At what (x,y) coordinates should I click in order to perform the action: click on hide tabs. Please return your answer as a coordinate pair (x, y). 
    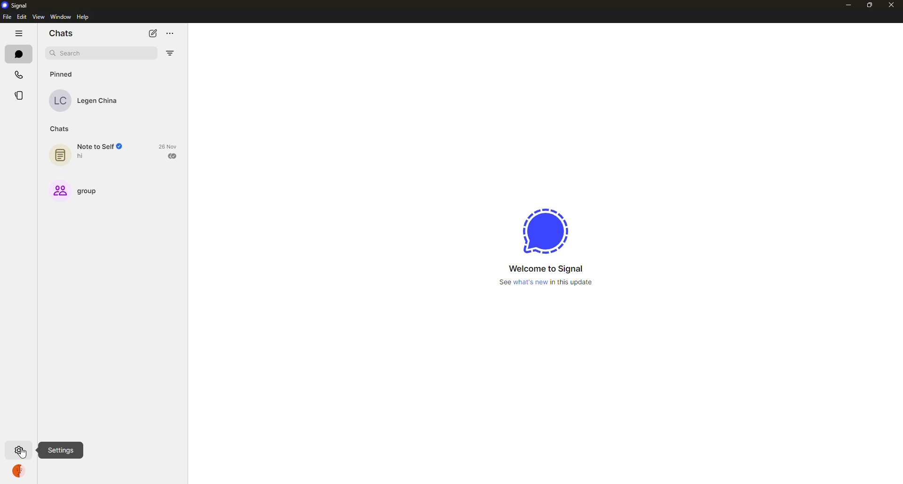
    Looking at the image, I should click on (18, 33).